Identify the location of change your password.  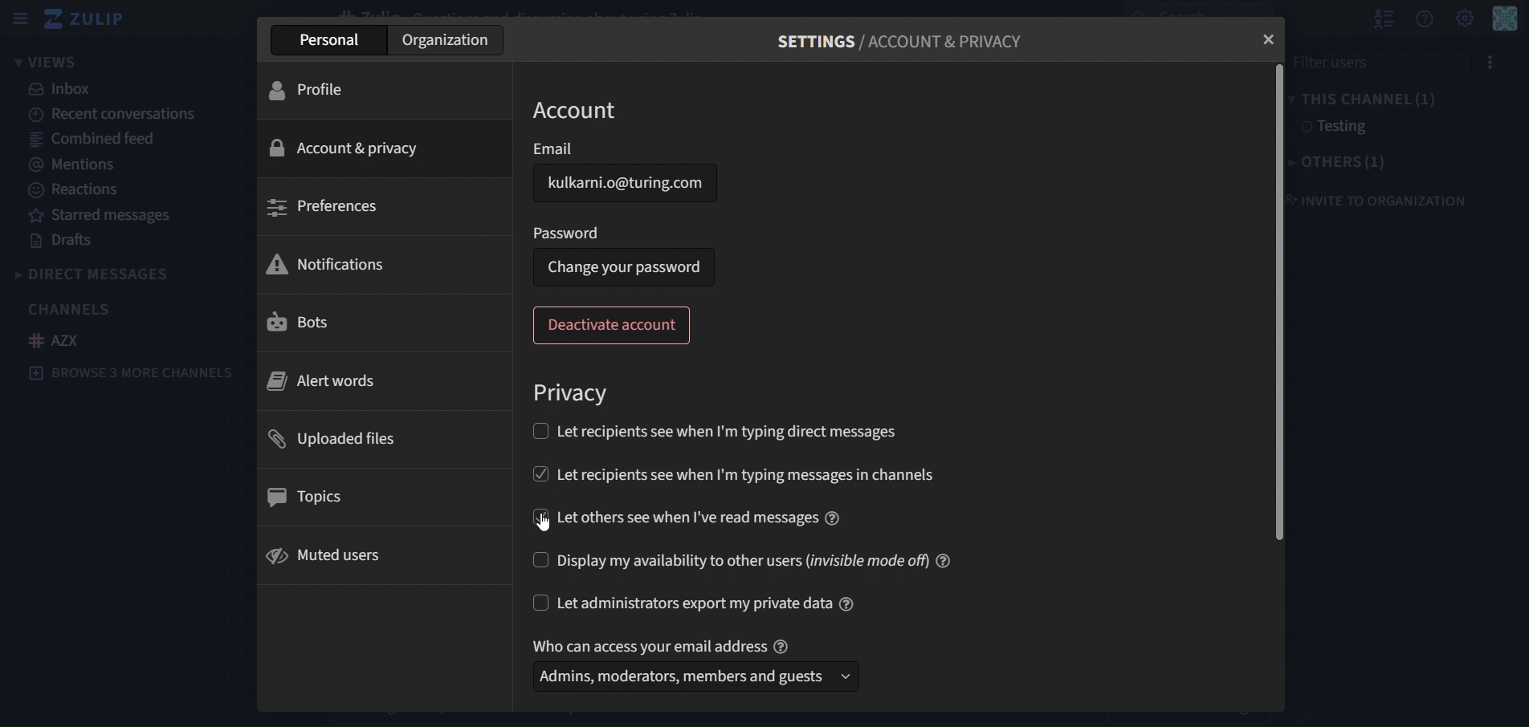
(625, 266).